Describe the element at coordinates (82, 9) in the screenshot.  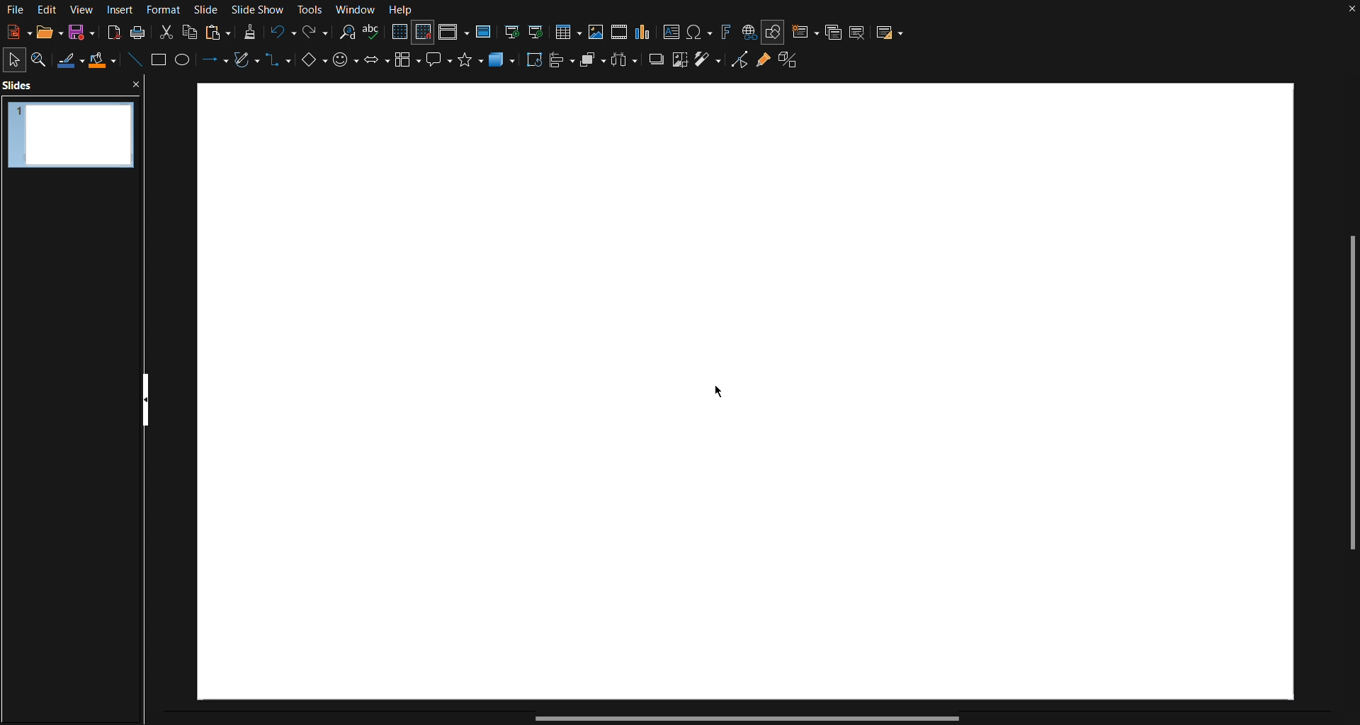
I see `View` at that location.